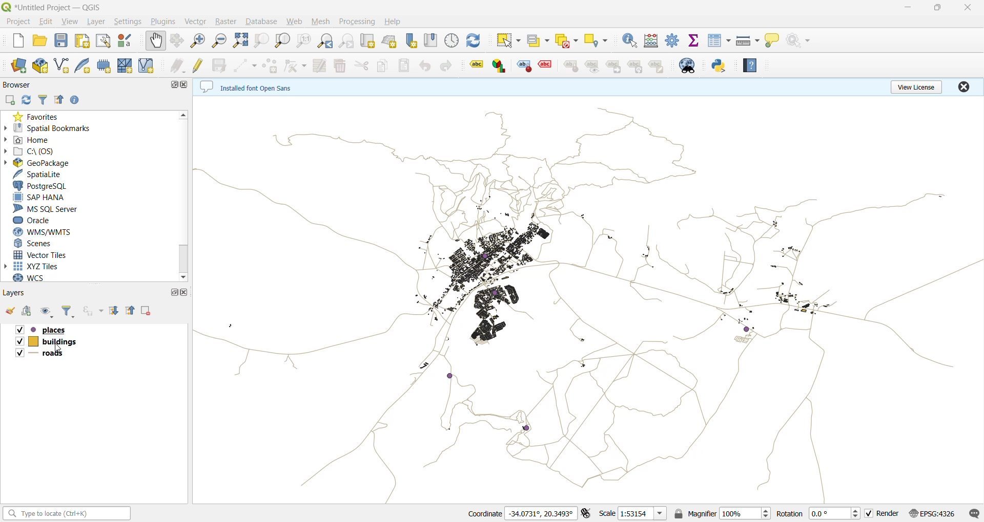 This screenshot has width=984, height=522. What do you see at coordinates (83, 66) in the screenshot?
I see `new spatialite layer` at bounding box center [83, 66].